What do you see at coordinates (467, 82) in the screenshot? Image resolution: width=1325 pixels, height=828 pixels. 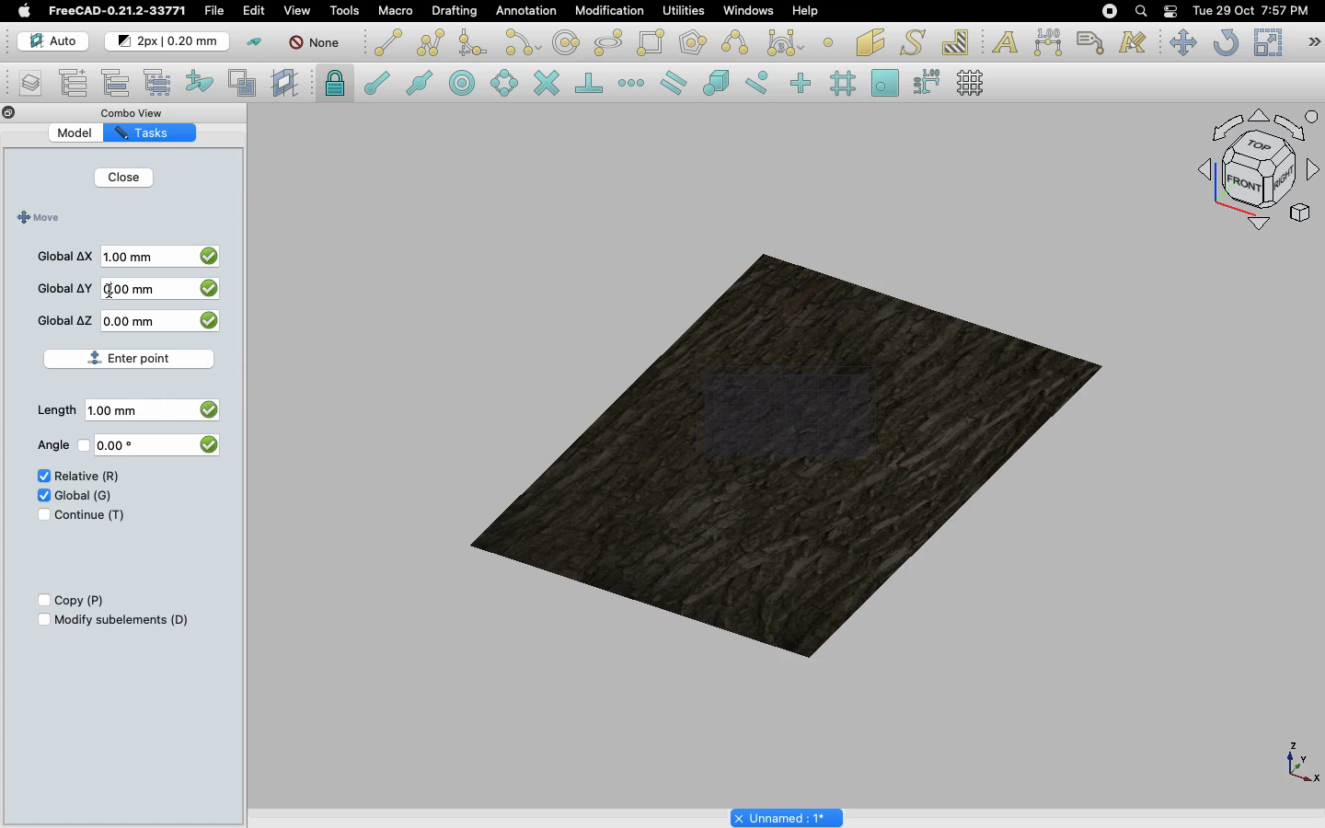 I see `Snap center` at bounding box center [467, 82].